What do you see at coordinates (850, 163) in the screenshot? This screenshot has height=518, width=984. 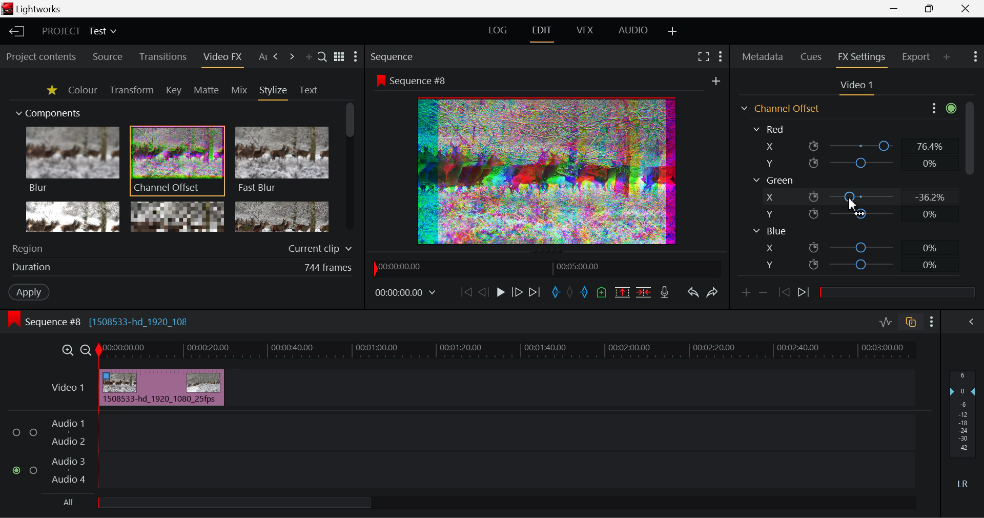 I see `Red Y` at bounding box center [850, 163].